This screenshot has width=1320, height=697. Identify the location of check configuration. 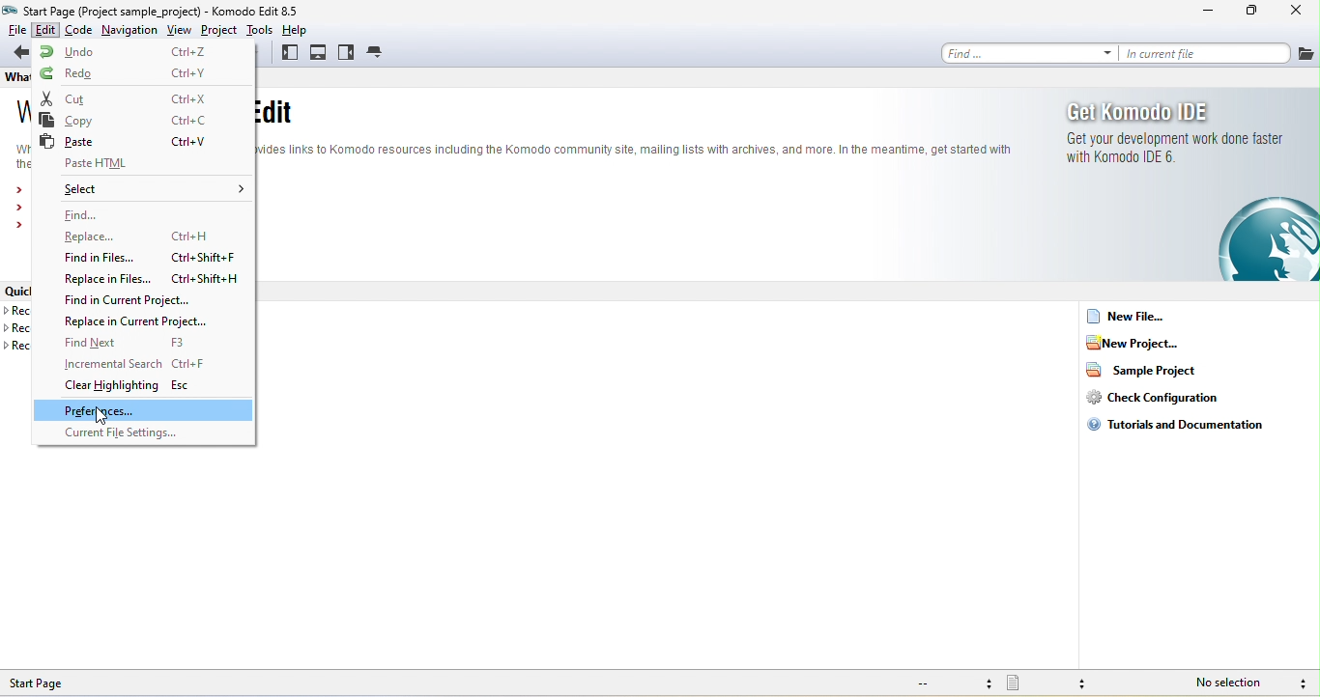
(1162, 400).